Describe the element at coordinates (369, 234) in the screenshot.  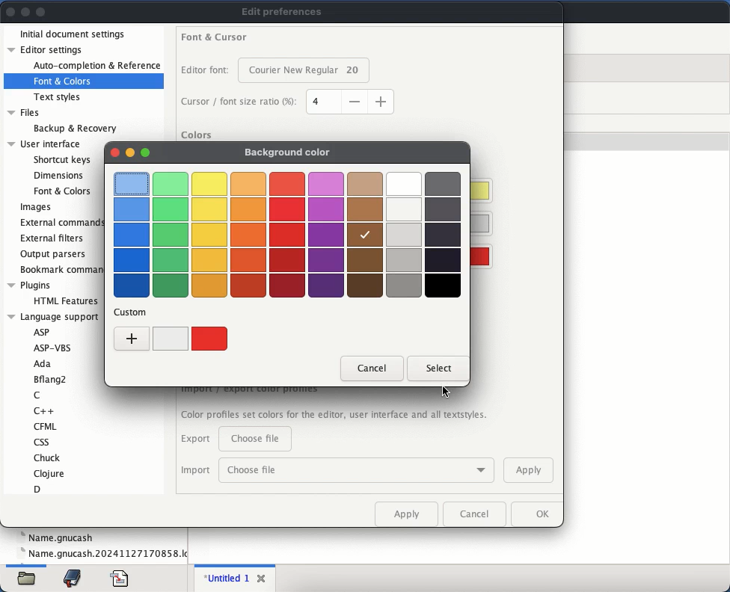
I see `selected` at that location.